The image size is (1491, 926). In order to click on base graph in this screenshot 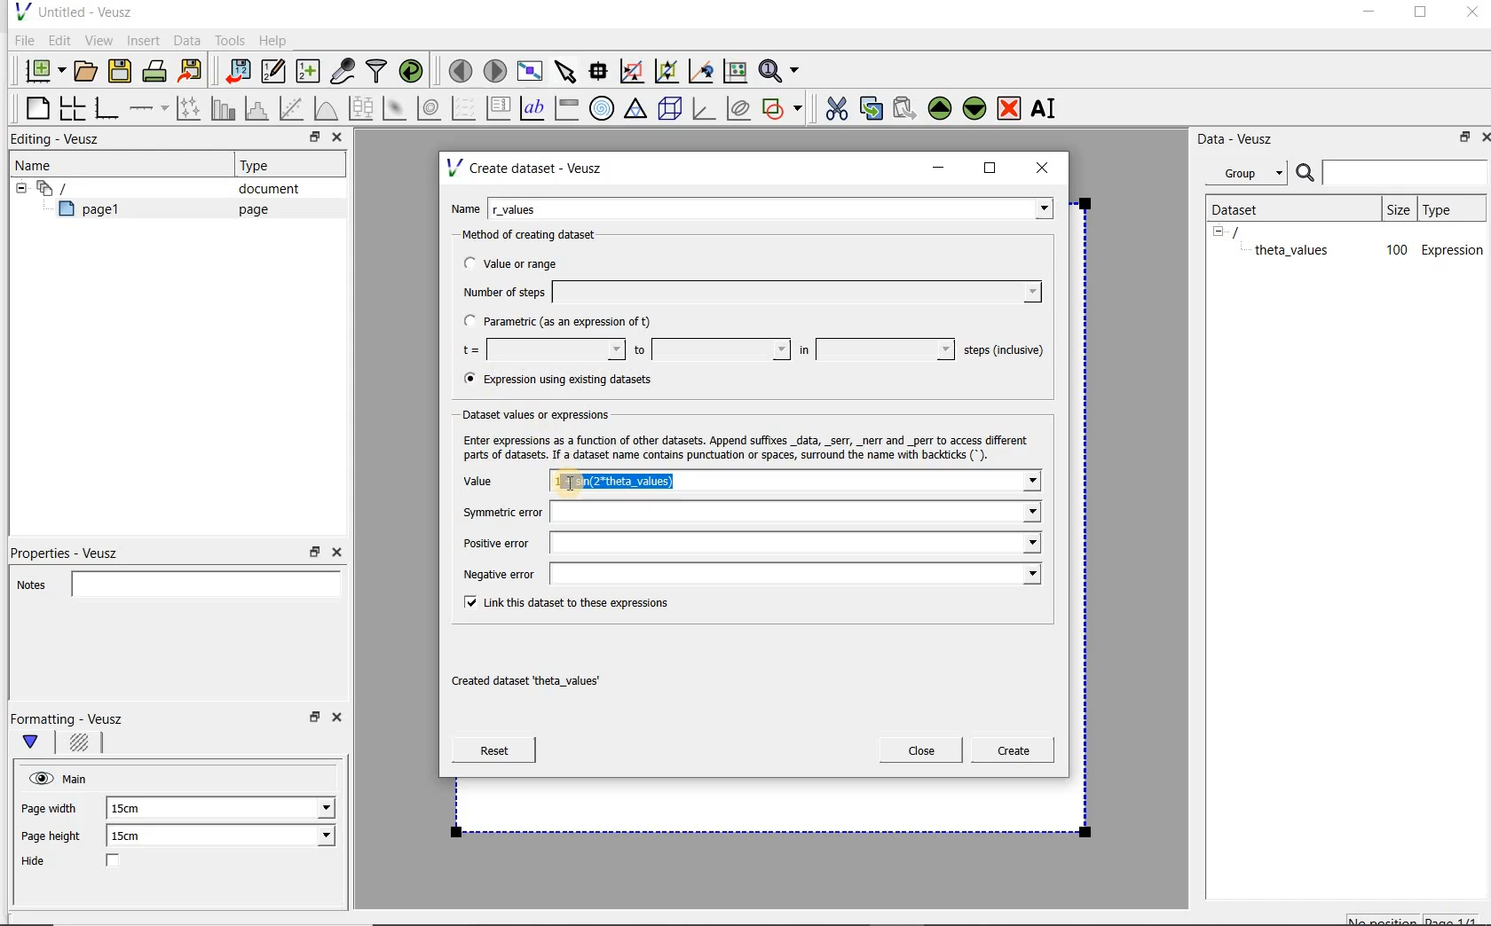, I will do `click(106, 109)`.